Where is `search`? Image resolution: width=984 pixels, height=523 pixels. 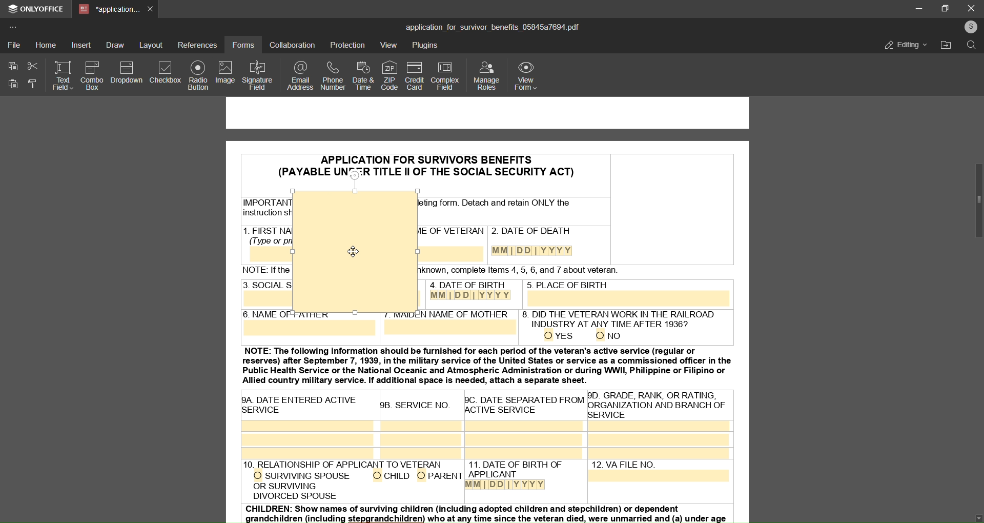
search is located at coordinates (971, 47).